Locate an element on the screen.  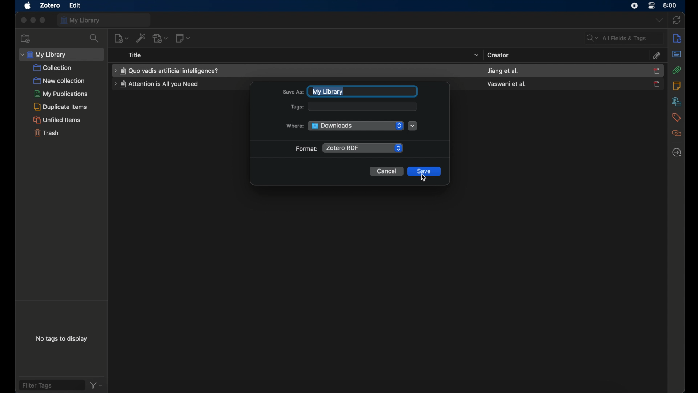
where dropdown menu is located at coordinates (413, 126).